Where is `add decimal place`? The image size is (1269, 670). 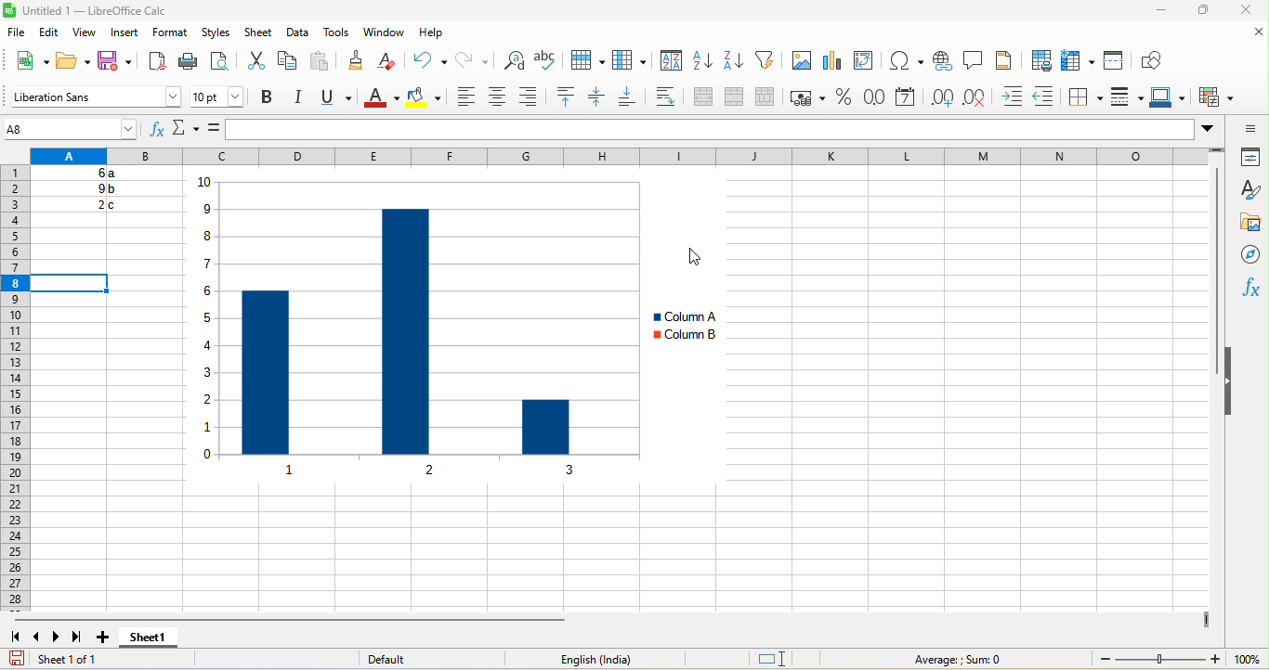 add decimal place is located at coordinates (944, 97).